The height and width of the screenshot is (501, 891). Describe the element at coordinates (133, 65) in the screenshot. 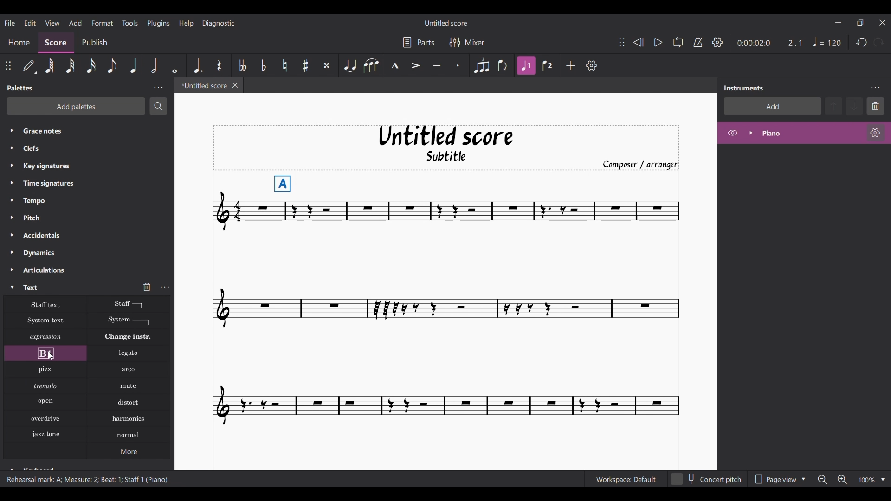

I see `Highlighted after current selection` at that location.